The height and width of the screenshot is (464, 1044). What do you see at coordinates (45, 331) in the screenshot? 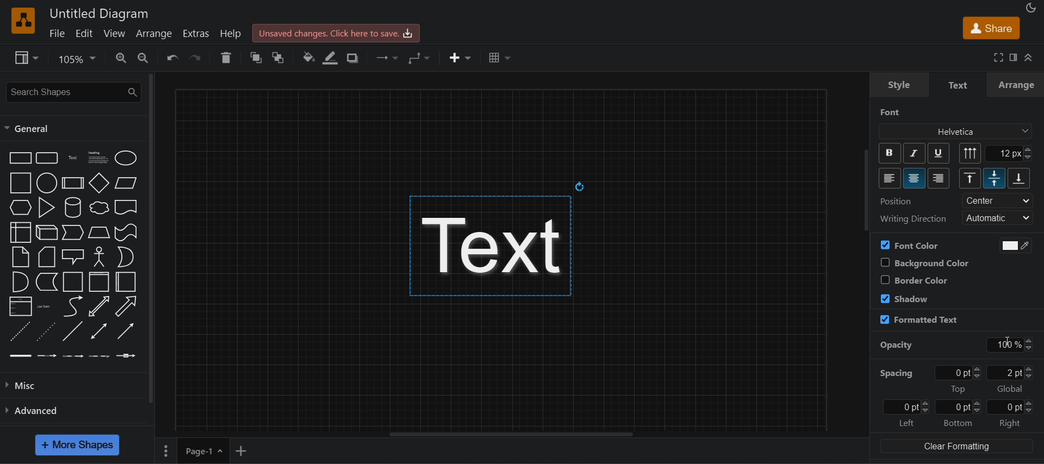
I see `dotted line` at bounding box center [45, 331].